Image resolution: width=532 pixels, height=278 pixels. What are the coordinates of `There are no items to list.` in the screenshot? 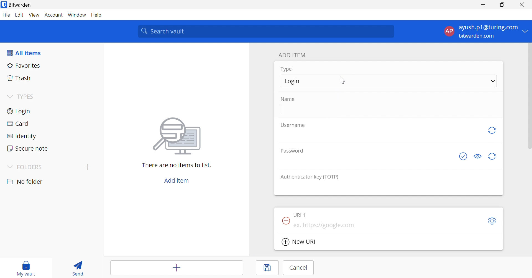 It's located at (177, 165).